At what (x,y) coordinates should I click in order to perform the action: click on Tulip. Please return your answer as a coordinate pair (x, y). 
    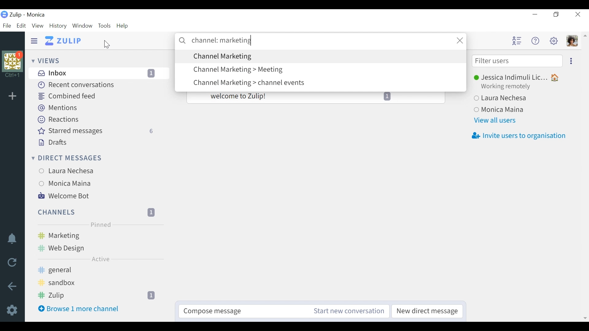
    Looking at the image, I should click on (37, 15).